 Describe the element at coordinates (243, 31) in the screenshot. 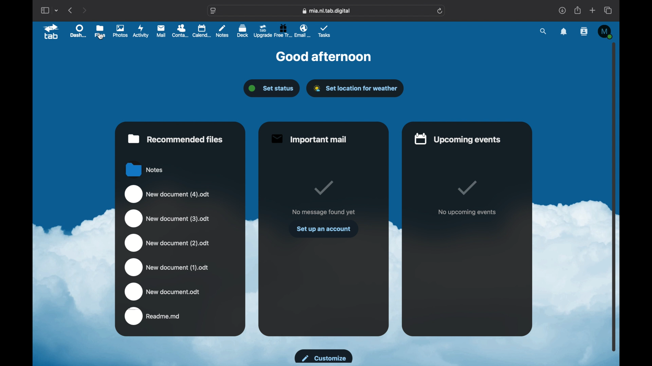

I see `deck` at that location.